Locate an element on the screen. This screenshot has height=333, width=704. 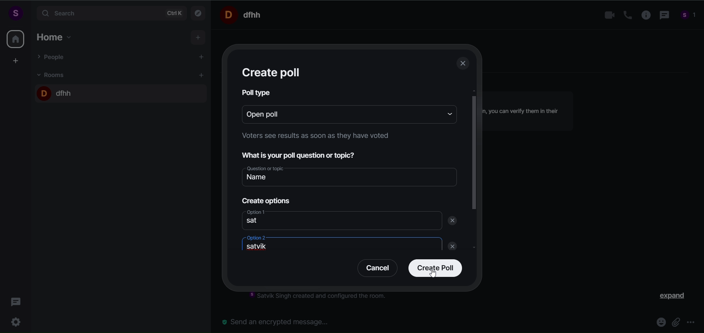
attachment is located at coordinates (676, 322).